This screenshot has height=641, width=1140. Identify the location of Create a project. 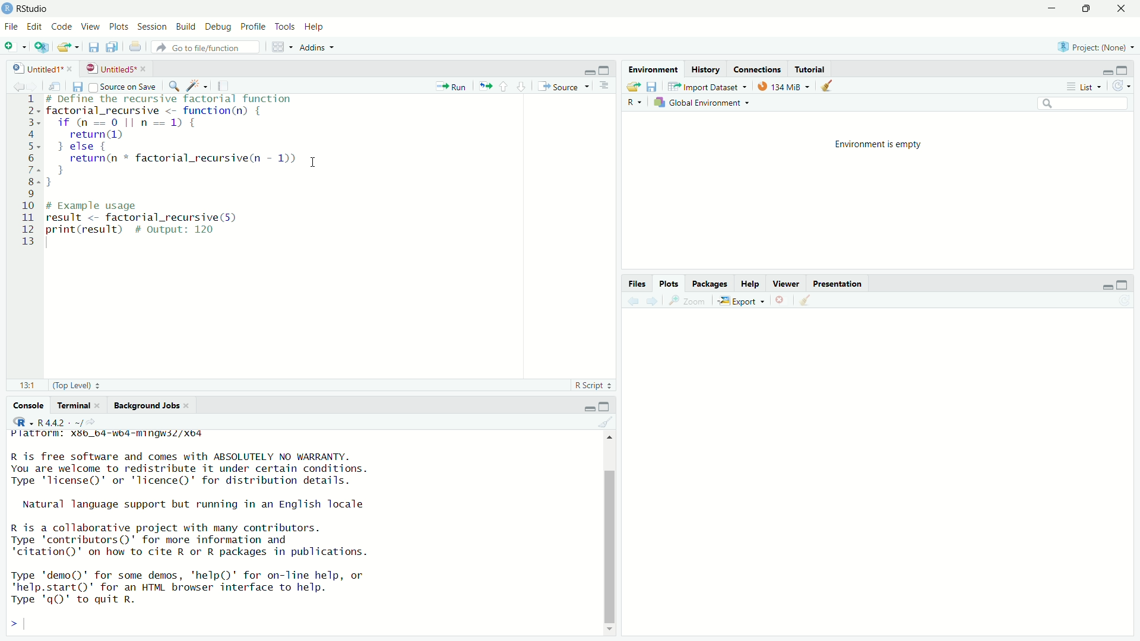
(42, 48).